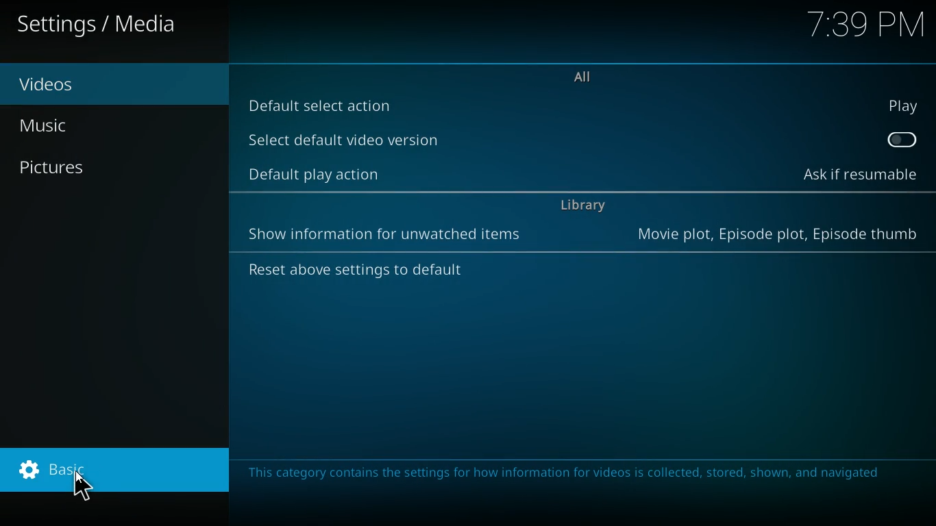  Describe the element at coordinates (332, 108) in the screenshot. I see `default select action` at that location.